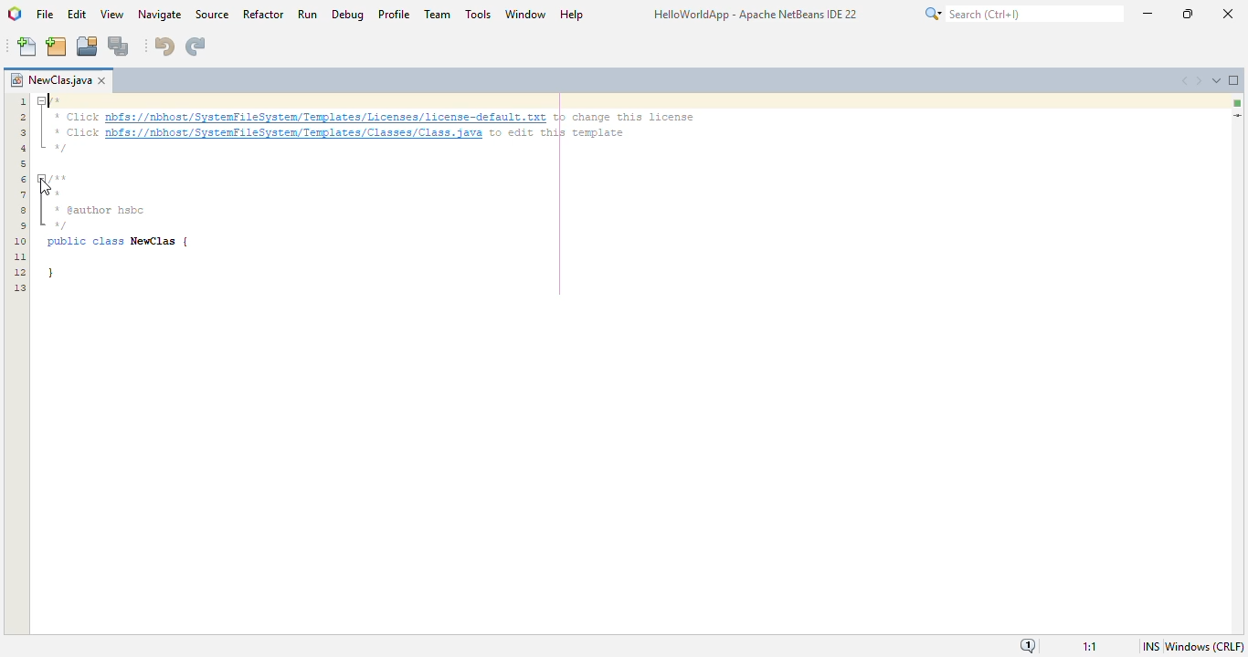 Image resolution: width=1248 pixels, height=657 pixels. Describe the element at coordinates (369, 193) in the screenshot. I see `/*
+ Click nbfs://nbhost/SystenFileSysten/Templates/Licenses/license-default txt to change this license
+ Click pbfs://nbhost/SystenfileSysten/Templates/Classes/Class. java to edit this template
“0

fun
* pauthor hsbc
“0

public class NewClas |
}` at that location.